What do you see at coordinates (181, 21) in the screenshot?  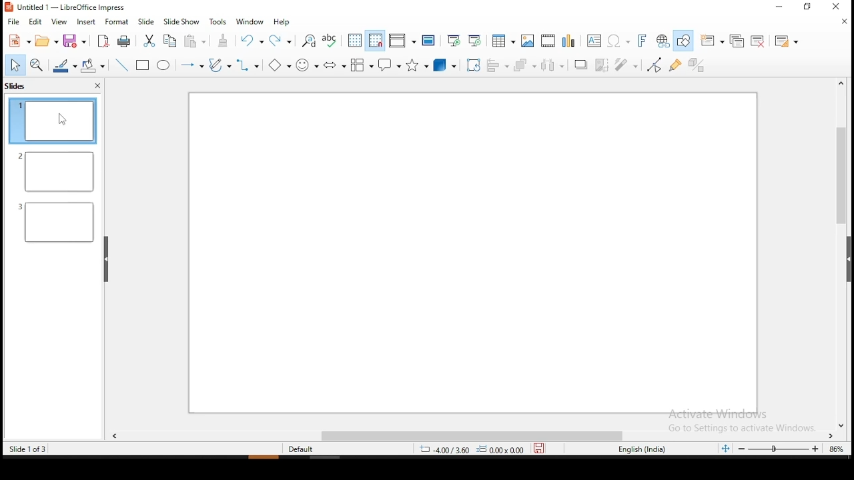 I see `slide show` at bounding box center [181, 21].